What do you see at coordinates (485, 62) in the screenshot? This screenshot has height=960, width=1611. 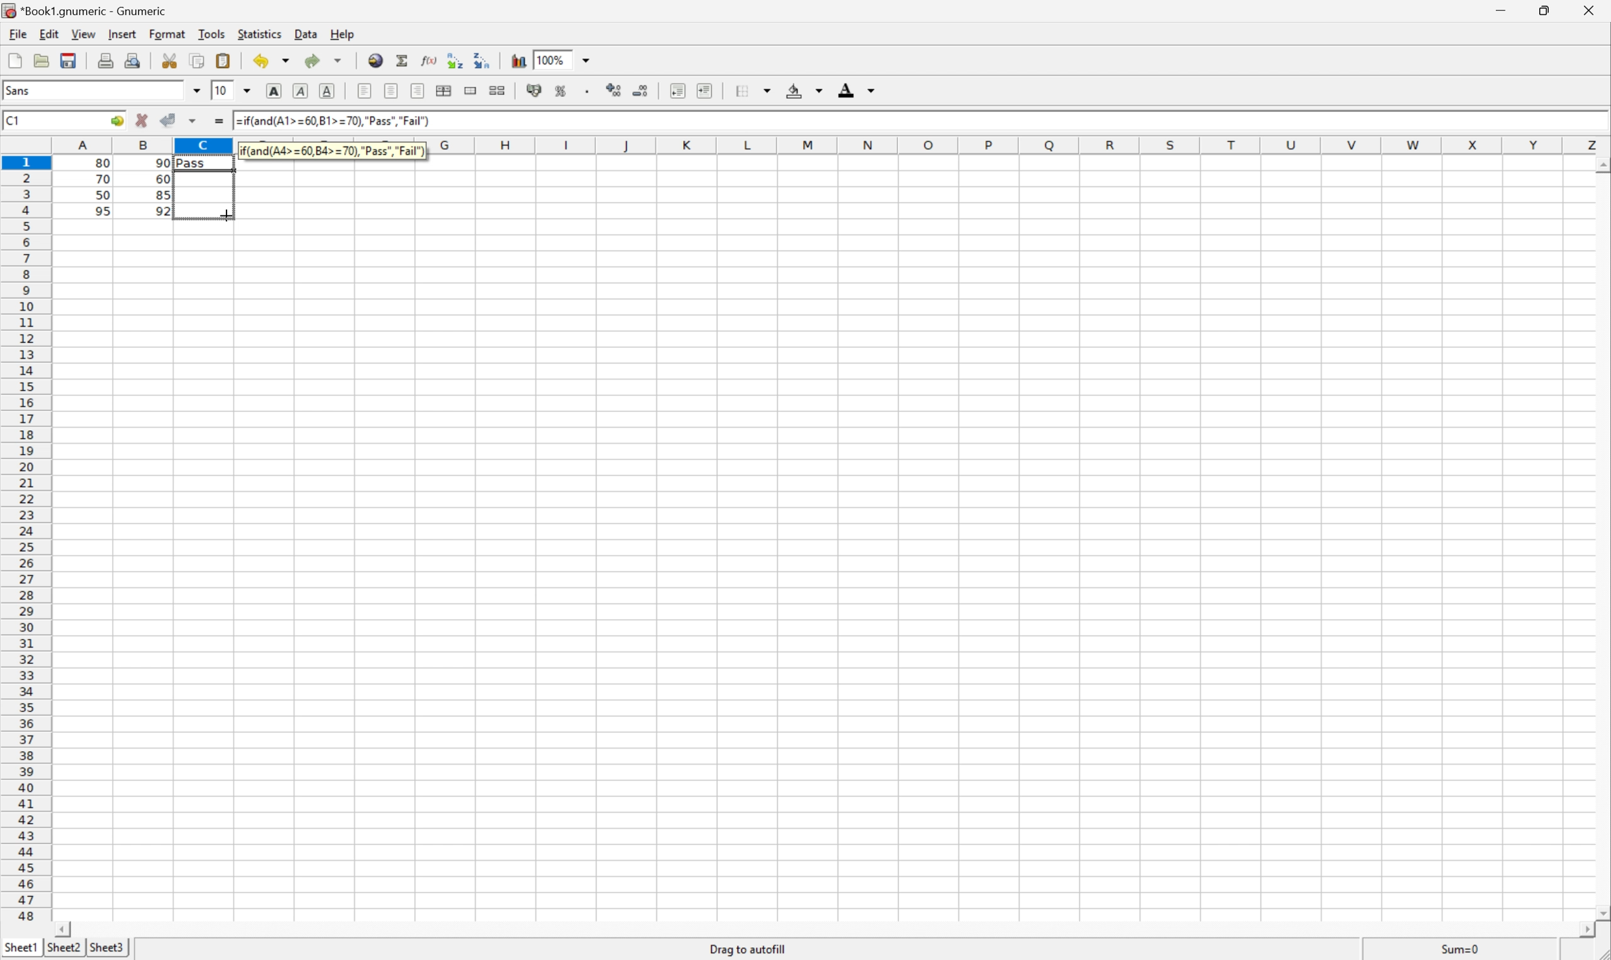 I see `Sort the selected region in descending order based on the first column selected` at bounding box center [485, 62].